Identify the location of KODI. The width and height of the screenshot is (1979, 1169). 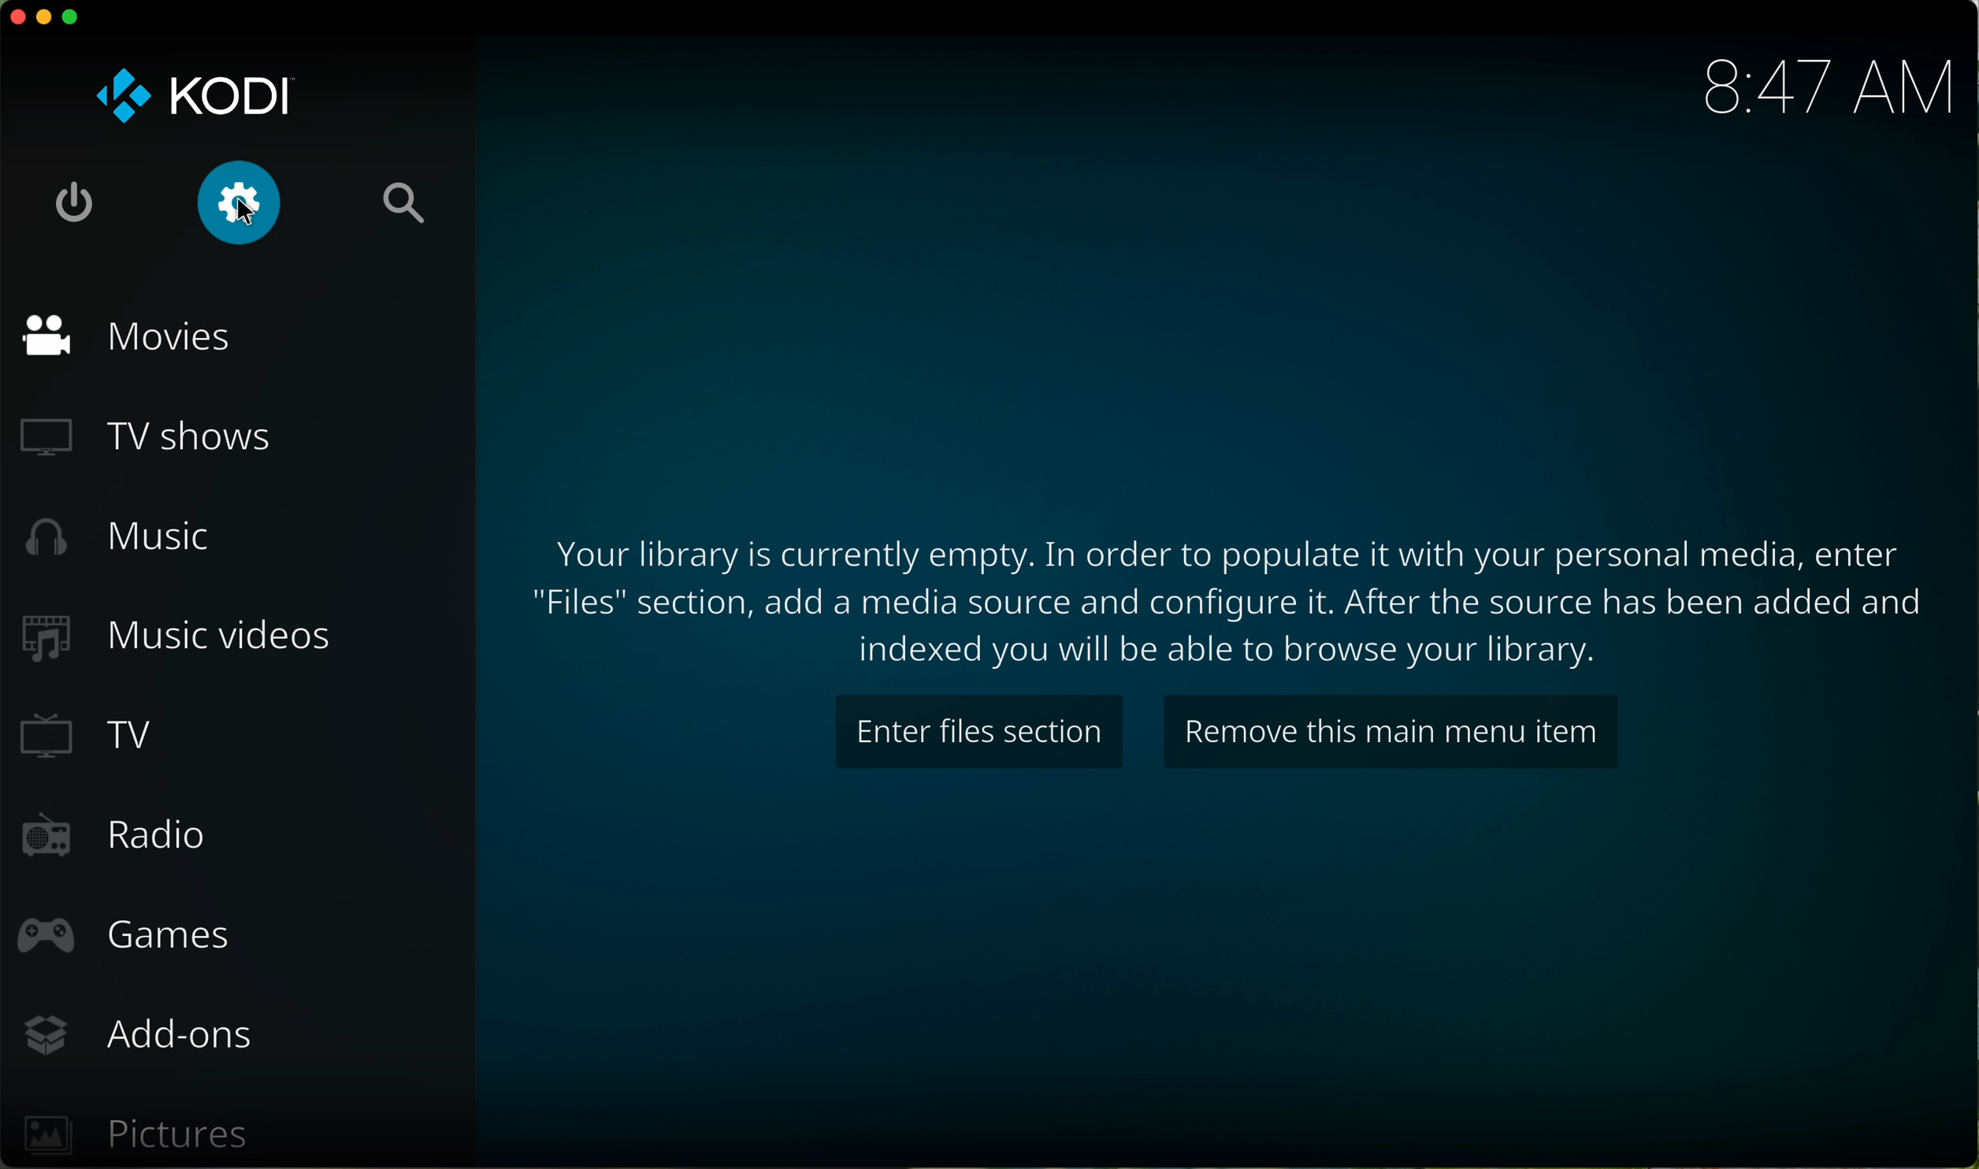
(189, 96).